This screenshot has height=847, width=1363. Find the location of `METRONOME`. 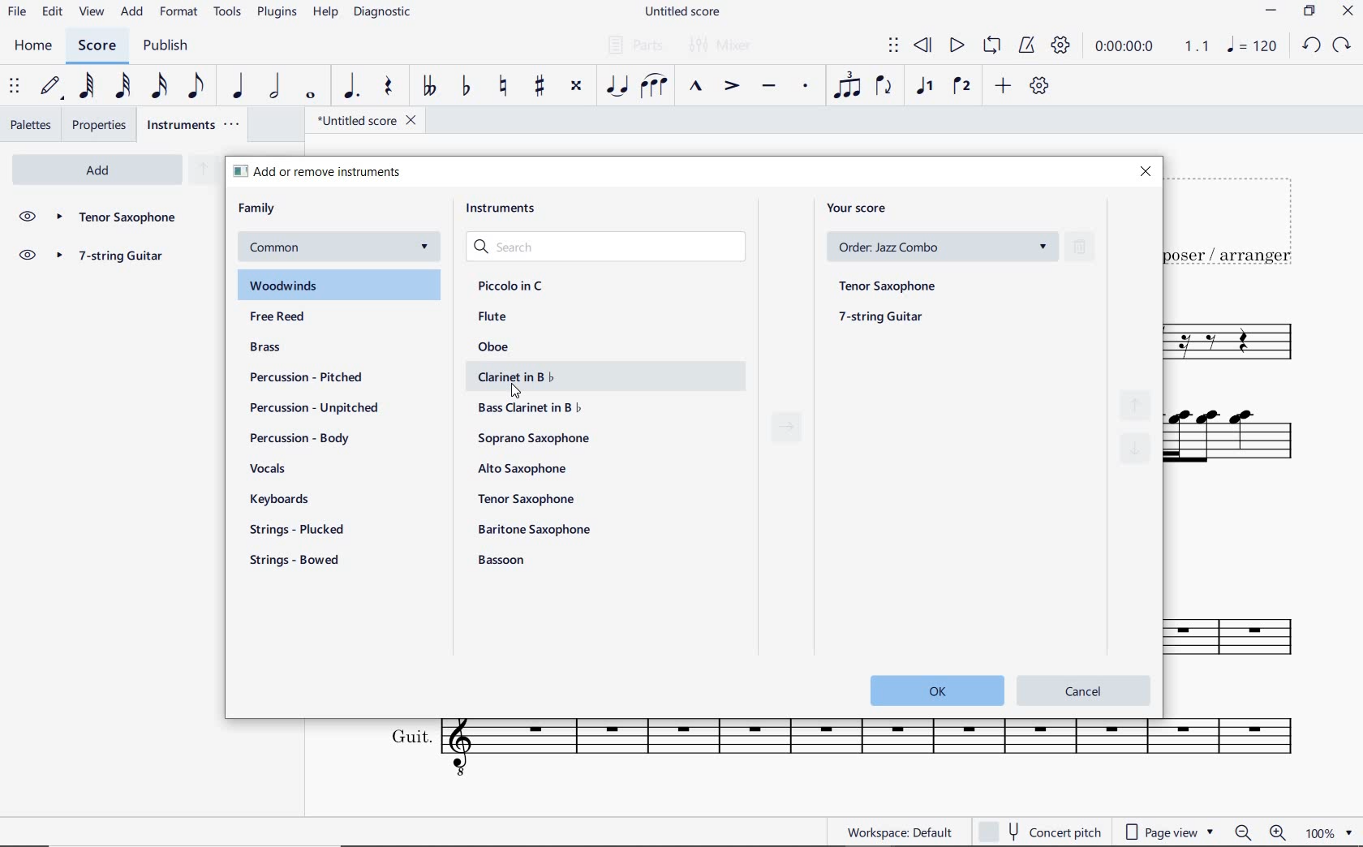

METRONOME is located at coordinates (1025, 46).